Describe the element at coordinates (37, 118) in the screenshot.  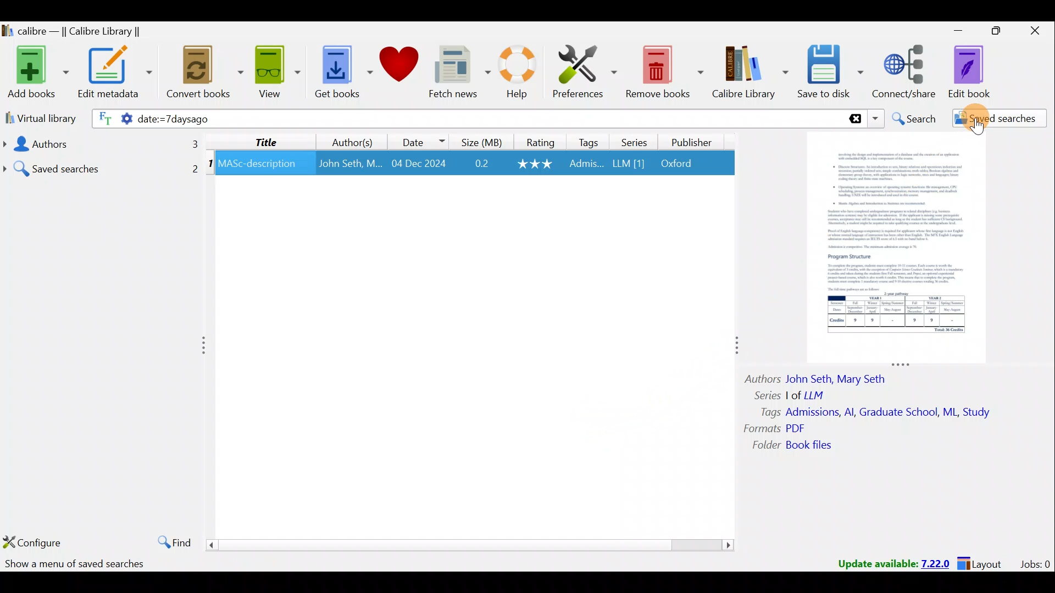
I see `Virtual library` at that location.